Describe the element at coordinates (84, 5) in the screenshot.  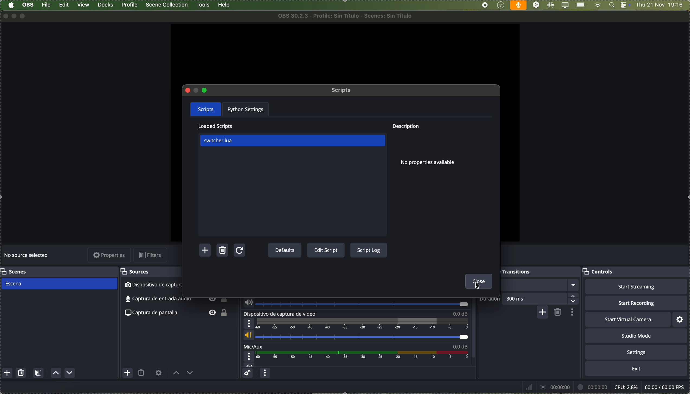
I see `view` at that location.